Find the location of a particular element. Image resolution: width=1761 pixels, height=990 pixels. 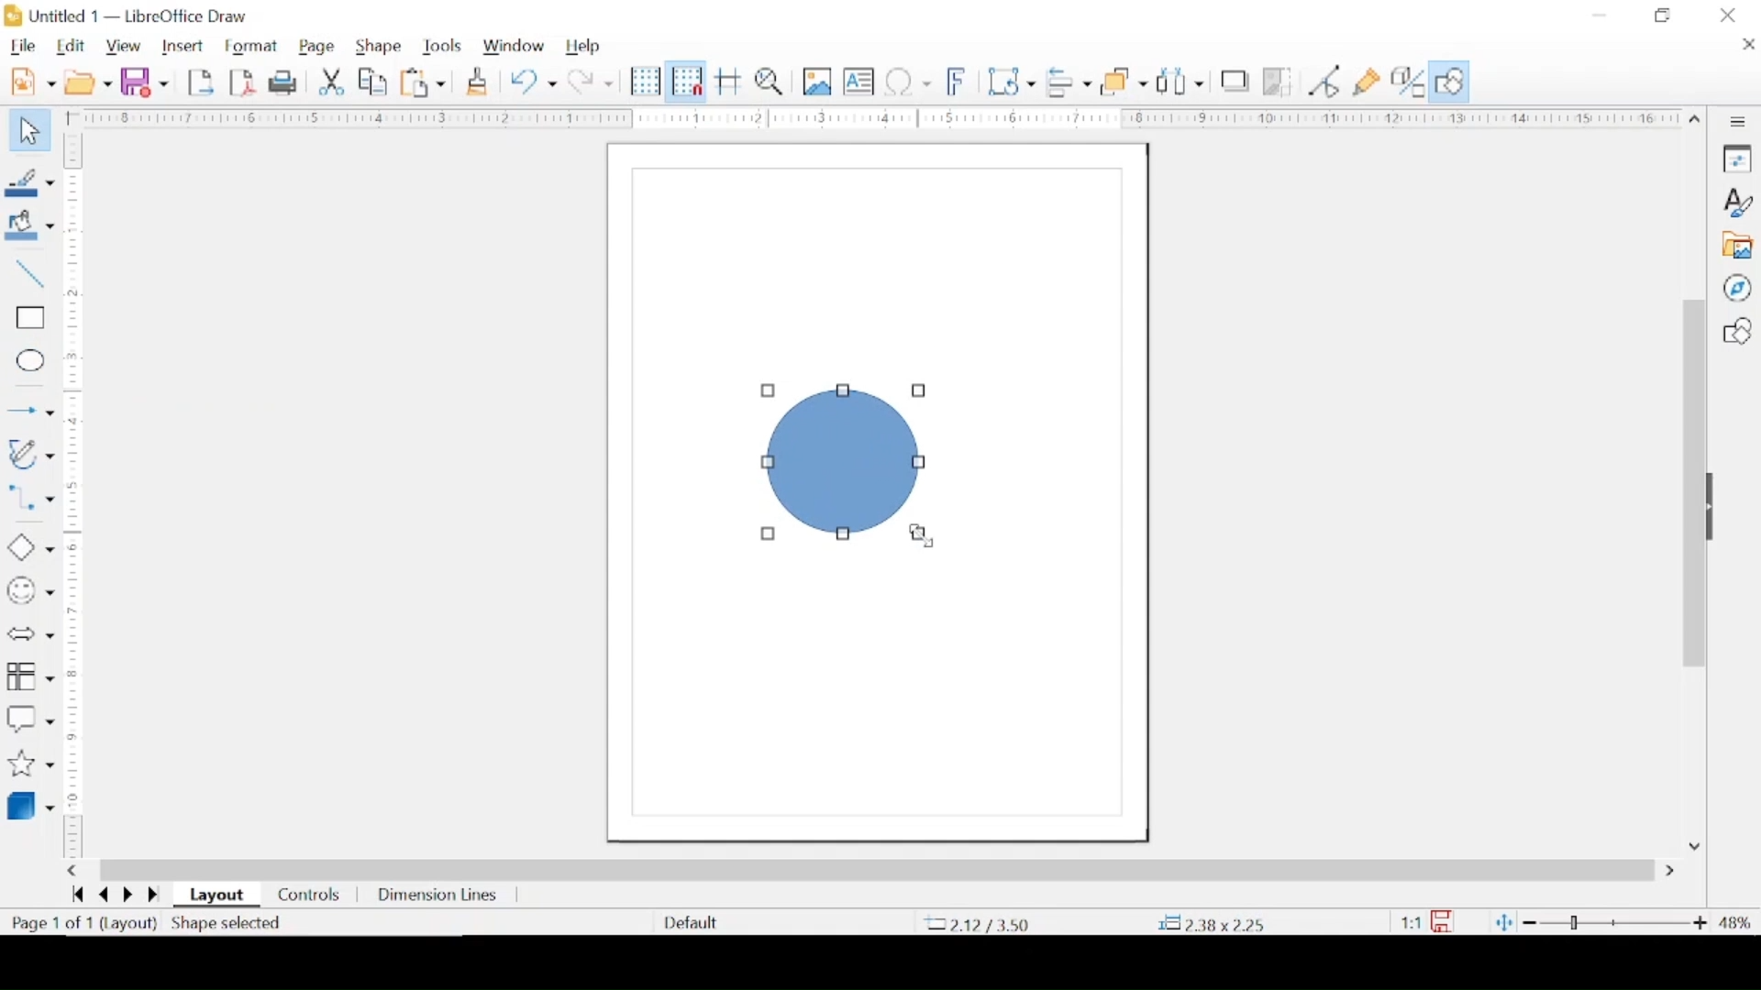

fill color is located at coordinates (32, 225).